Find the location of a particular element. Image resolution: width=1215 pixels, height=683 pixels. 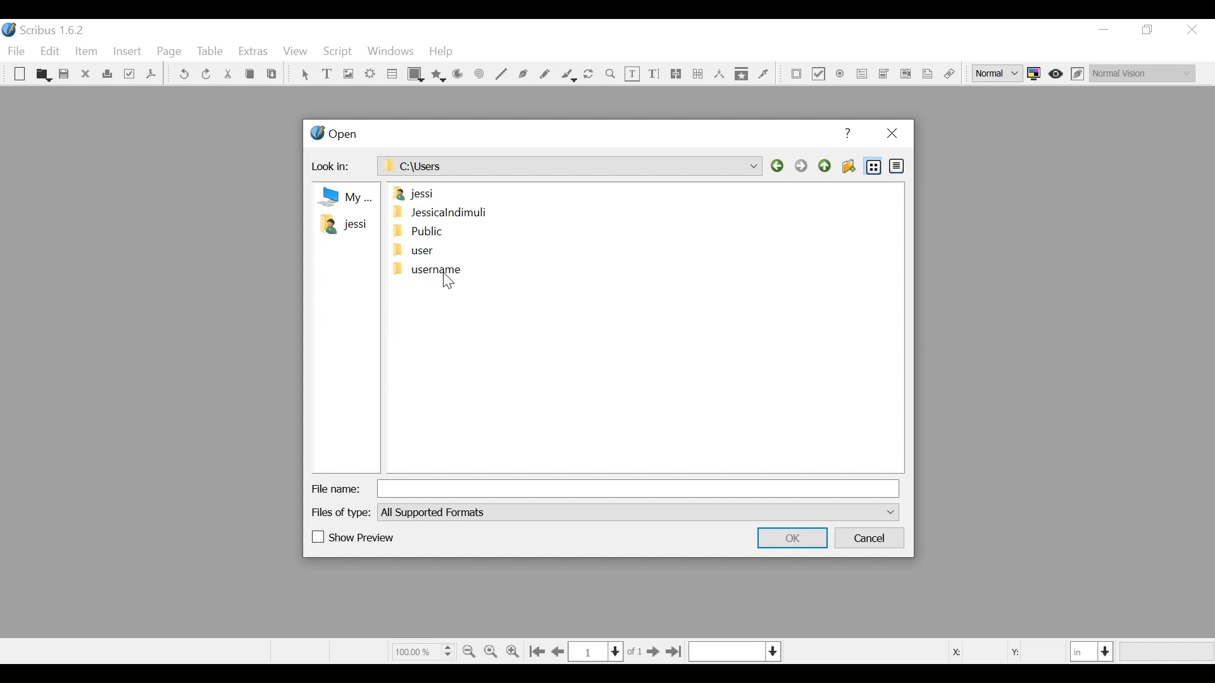

Folders is located at coordinates (442, 233).